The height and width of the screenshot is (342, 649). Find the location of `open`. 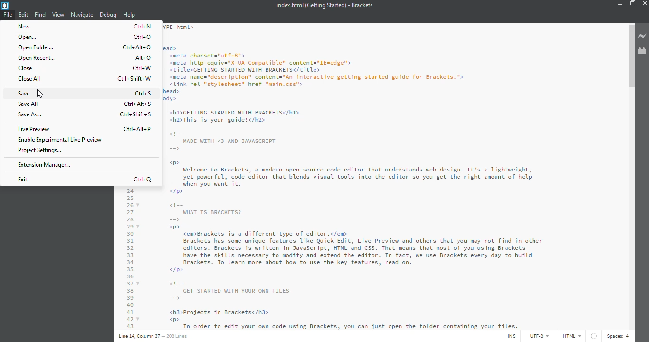

open is located at coordinates (30, 37).